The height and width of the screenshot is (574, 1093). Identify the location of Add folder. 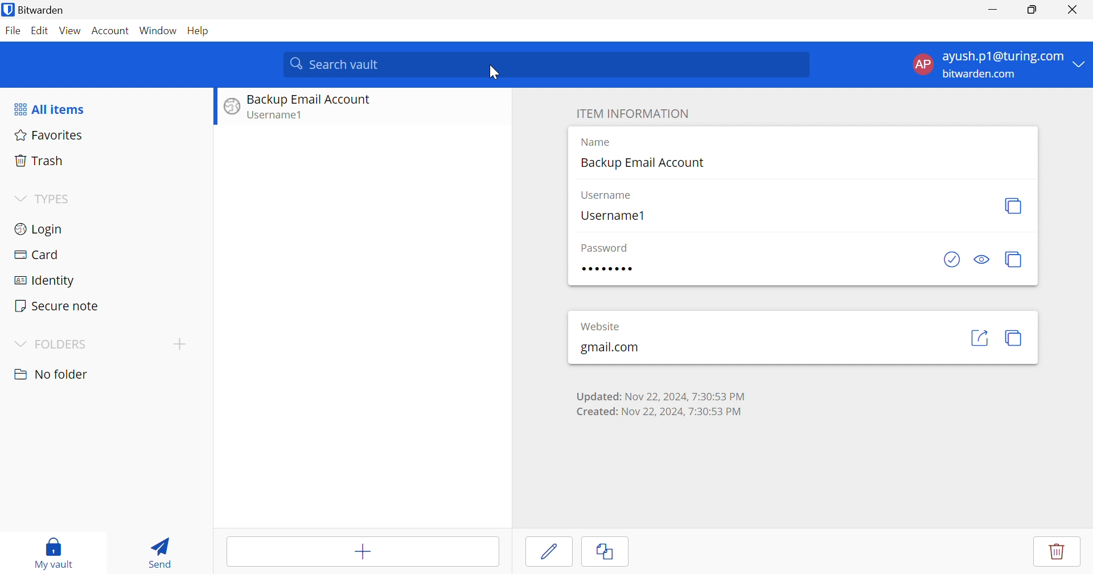
(180, 345).